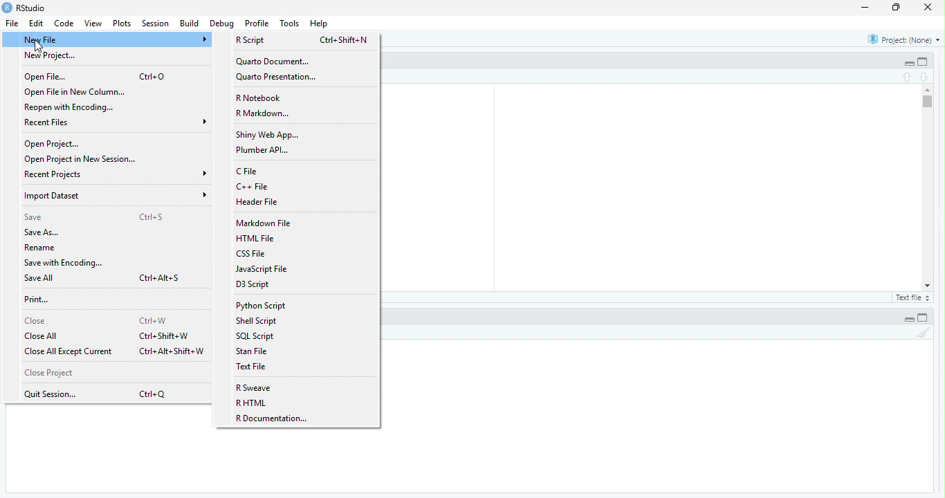  I want to click on scrollbar, so click(928, 187).